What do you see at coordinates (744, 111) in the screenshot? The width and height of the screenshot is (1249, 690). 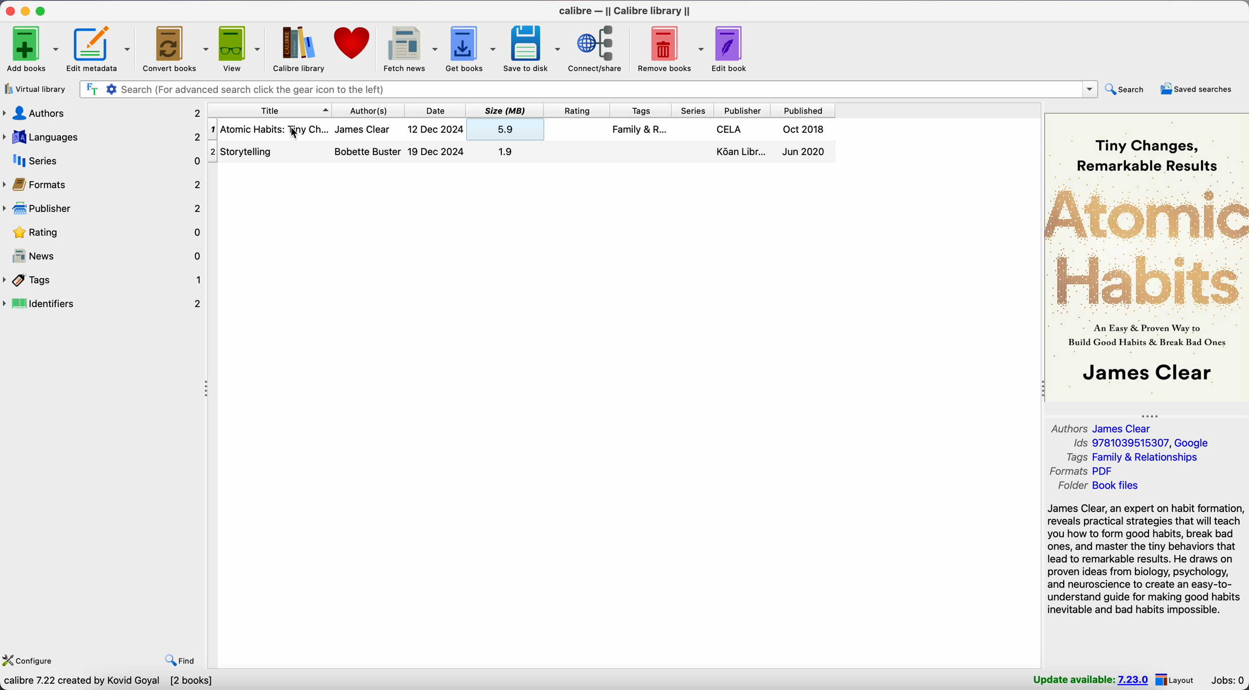 I see `publisher` at bounding box center [744, 111].